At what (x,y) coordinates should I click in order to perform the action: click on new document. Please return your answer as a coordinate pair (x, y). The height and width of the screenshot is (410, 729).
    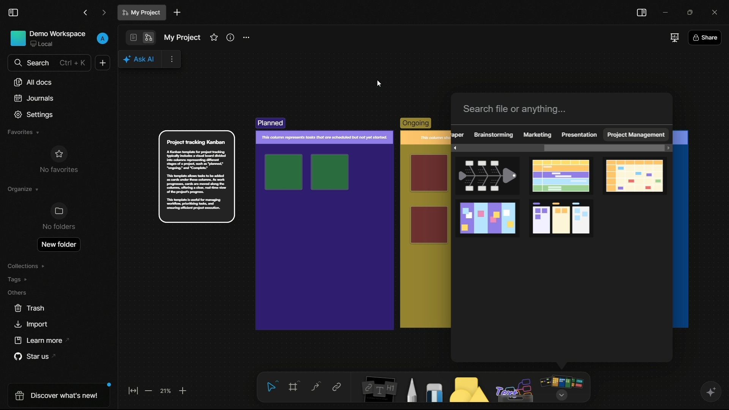
    Looking at the image, I should click on (103, 63).